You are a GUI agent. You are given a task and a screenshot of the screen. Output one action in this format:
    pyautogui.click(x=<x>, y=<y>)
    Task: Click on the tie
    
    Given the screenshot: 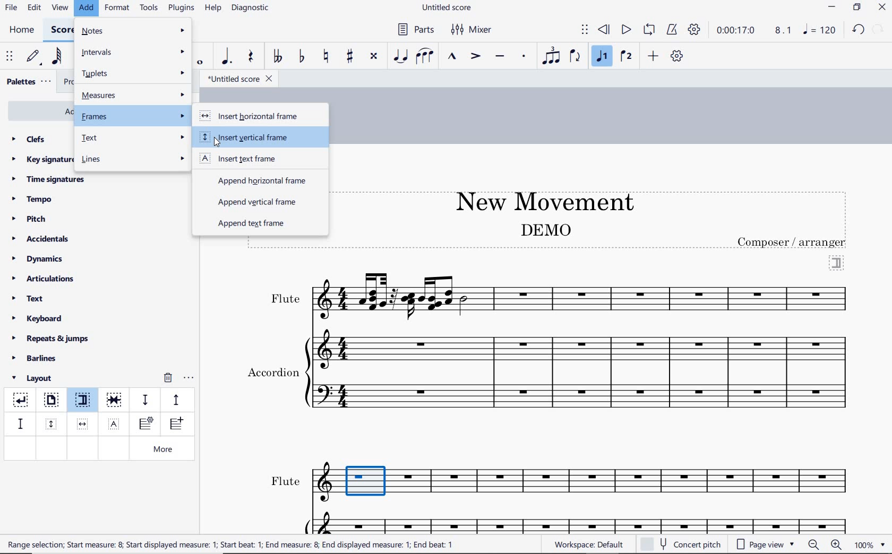 What is the action you would take?
    pyautogui.click(x=401, y=57)
    